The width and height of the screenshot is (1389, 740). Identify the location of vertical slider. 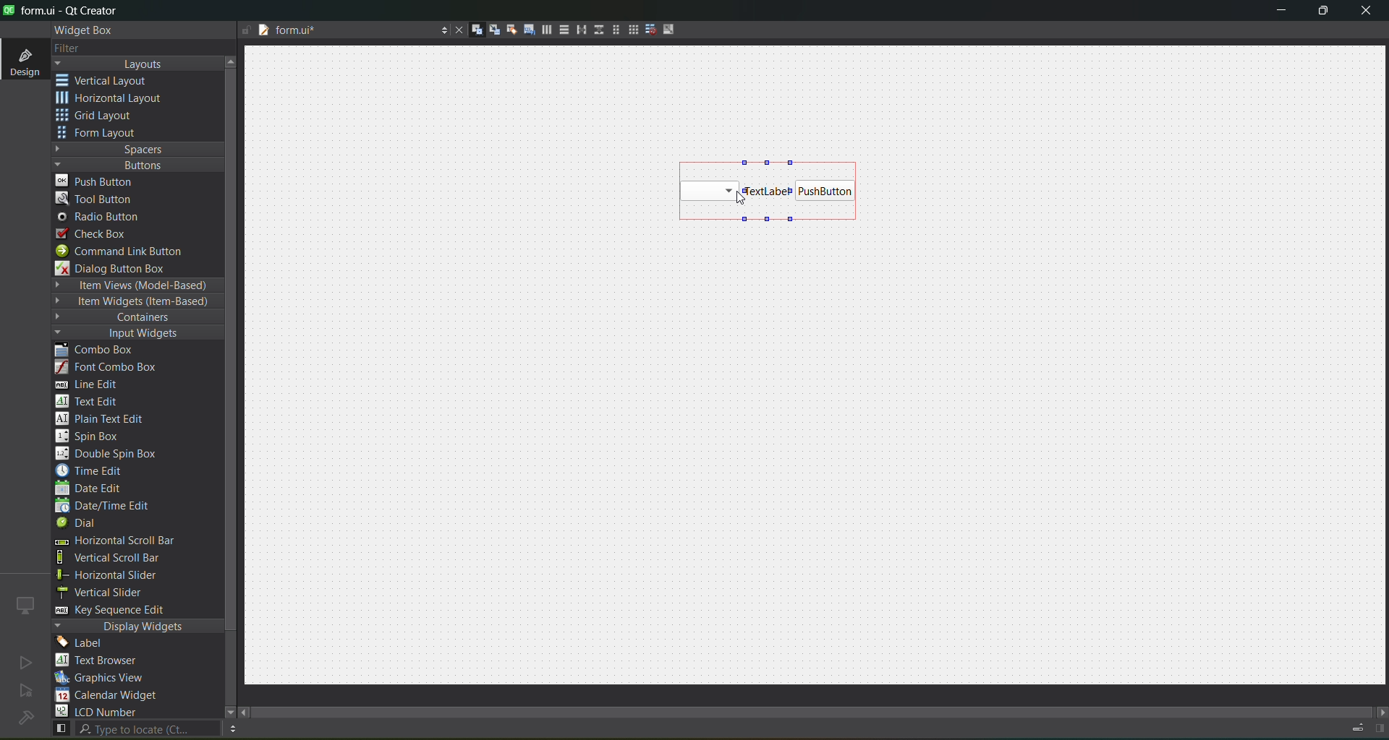
(114, 592).